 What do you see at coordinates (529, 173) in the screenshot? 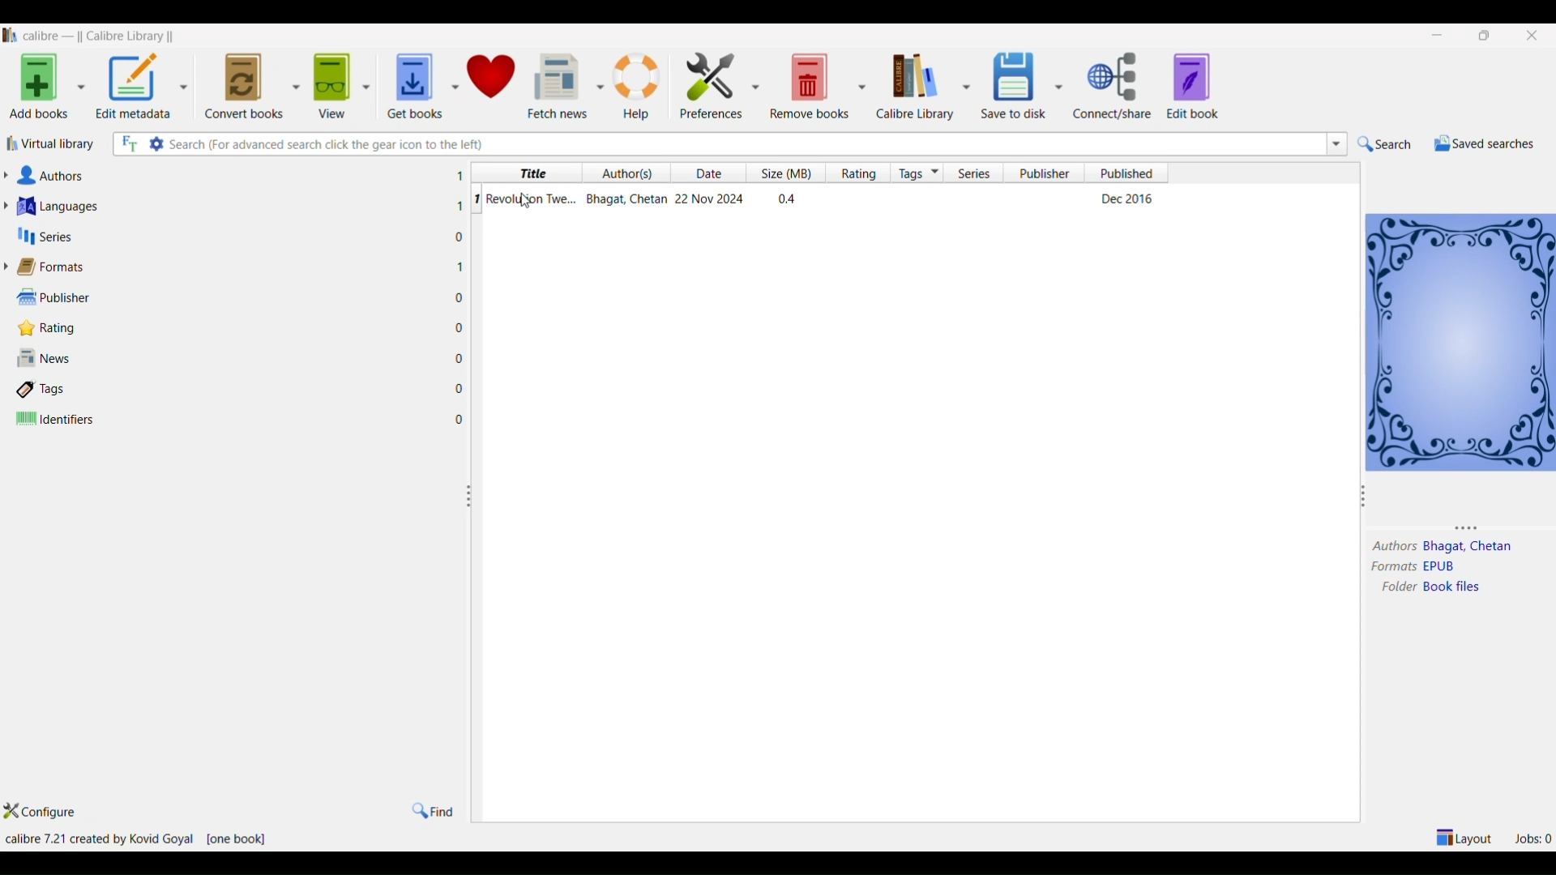
I see `title` at bounding box center [529, 173].